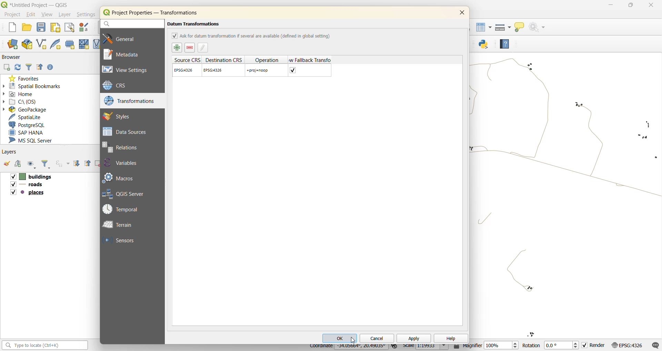  What do you see at coordinates (484, 29) in the screenshot?
I see `attributes table` at bounding box center [484, 29].